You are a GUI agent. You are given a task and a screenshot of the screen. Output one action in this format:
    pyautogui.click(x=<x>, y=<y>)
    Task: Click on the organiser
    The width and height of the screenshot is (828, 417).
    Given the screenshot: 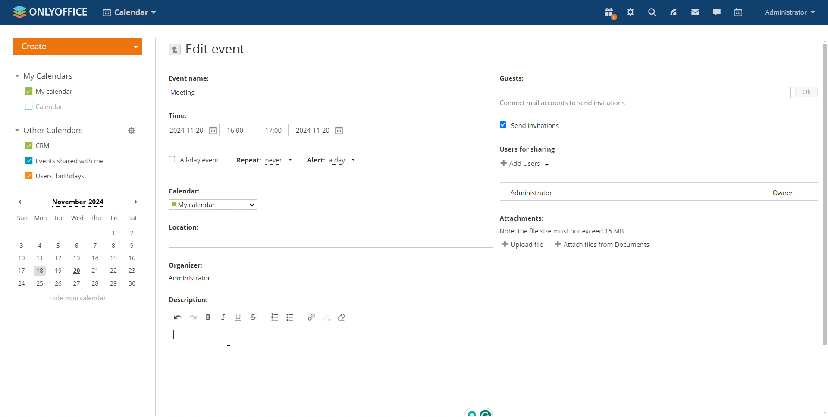 What is the action you would take?
    pyautogui.click(x=185, y=265)
    